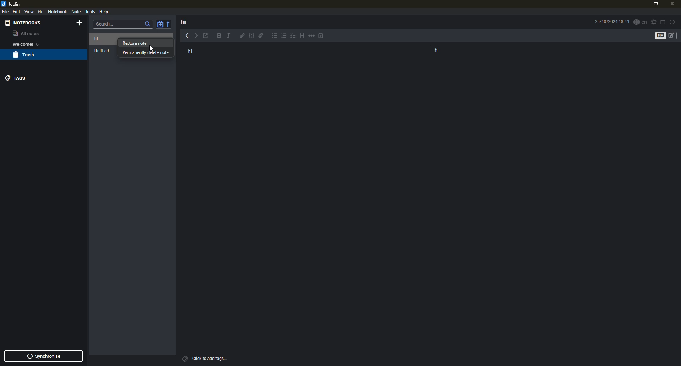 Image resolution: width=681 pixels, height=366 pixels. I want to click on hi, so click(183, 22).